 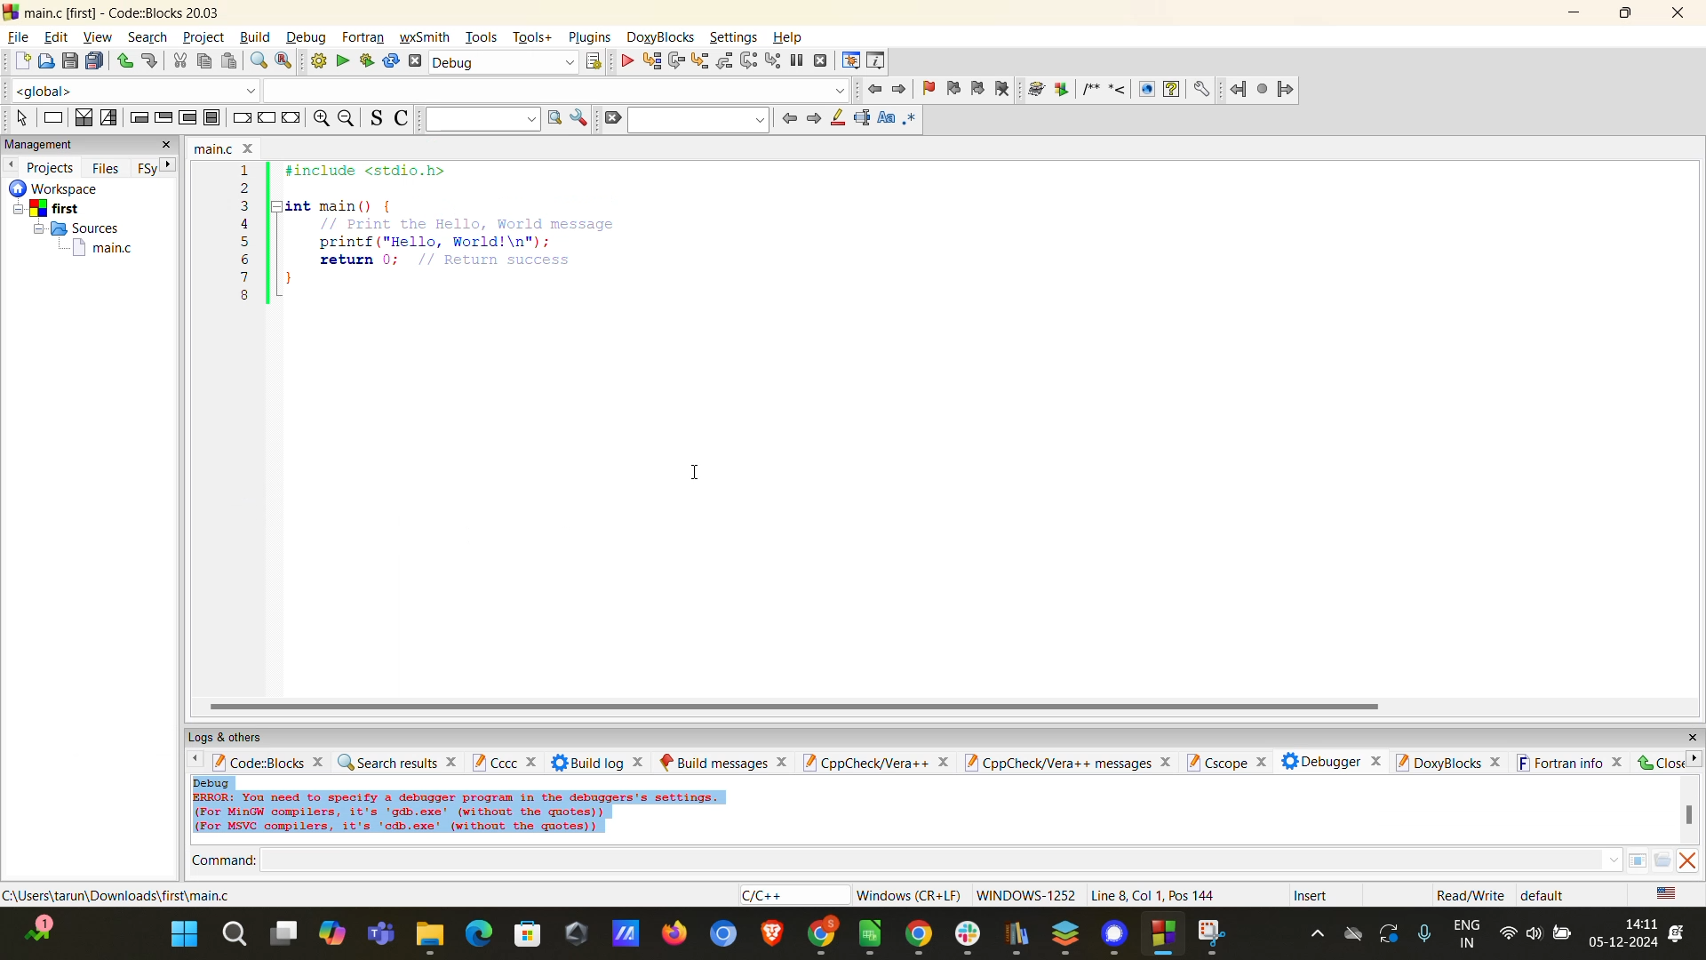 What do you see at coordinates (1005, 92) in the screenshot?
I see `clear bookmarks` at bounding box center [1005, 92].